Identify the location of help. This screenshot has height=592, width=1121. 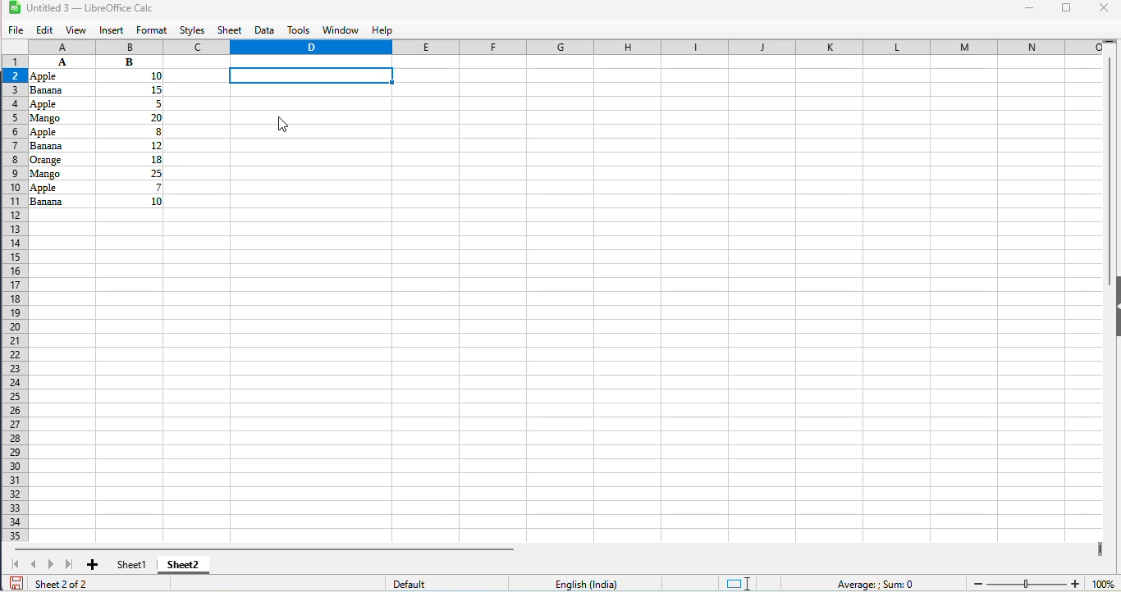
(382, 31).